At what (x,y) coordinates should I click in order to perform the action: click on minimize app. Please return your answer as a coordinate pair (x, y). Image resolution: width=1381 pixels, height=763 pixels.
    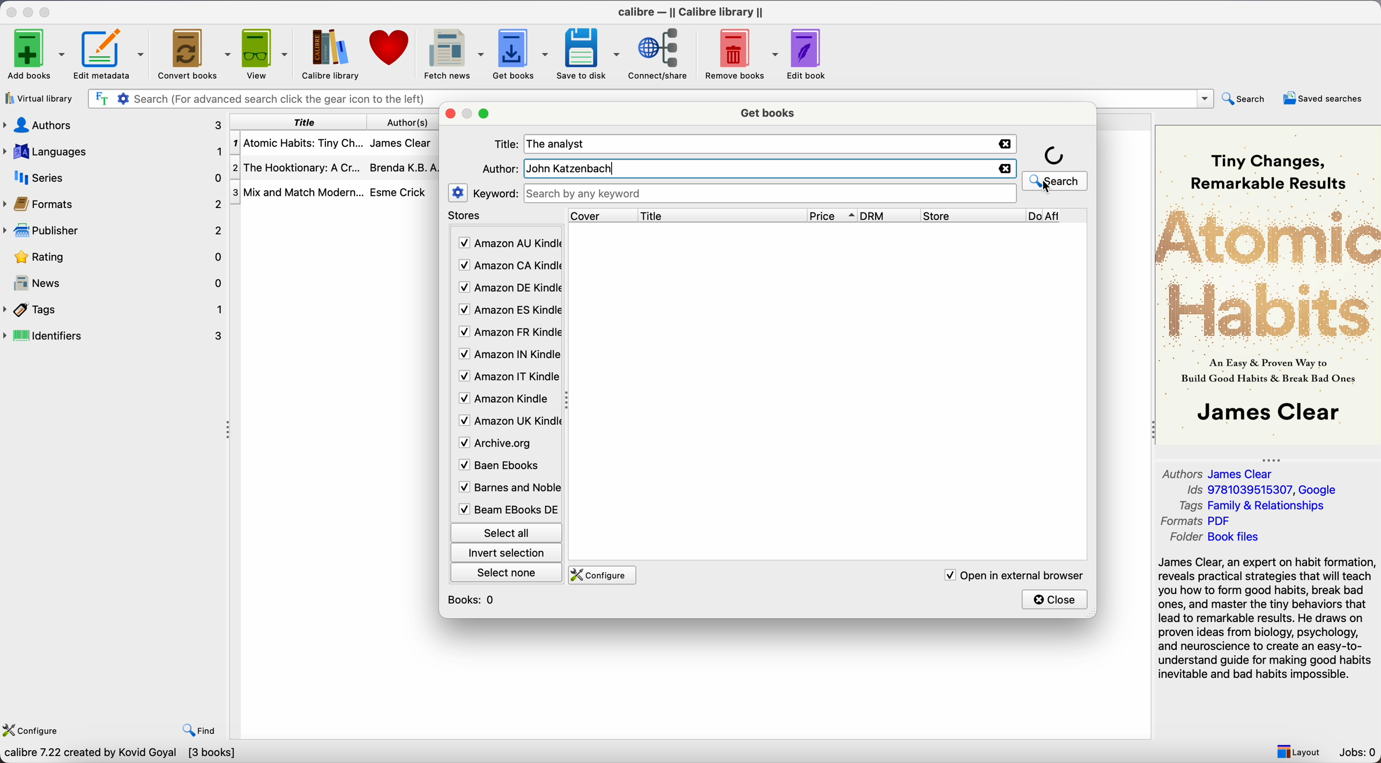
    Looking at the image, I should click on (30, 11).